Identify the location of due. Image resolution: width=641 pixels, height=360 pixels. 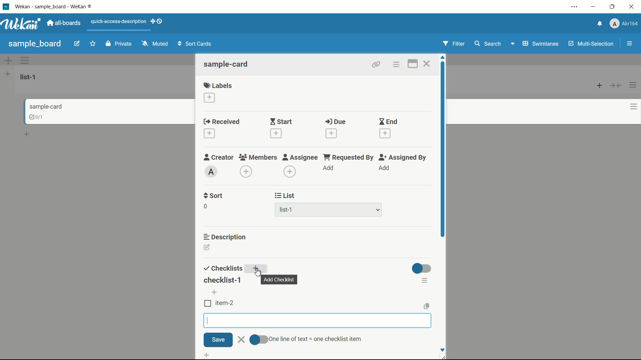
(336, 122).